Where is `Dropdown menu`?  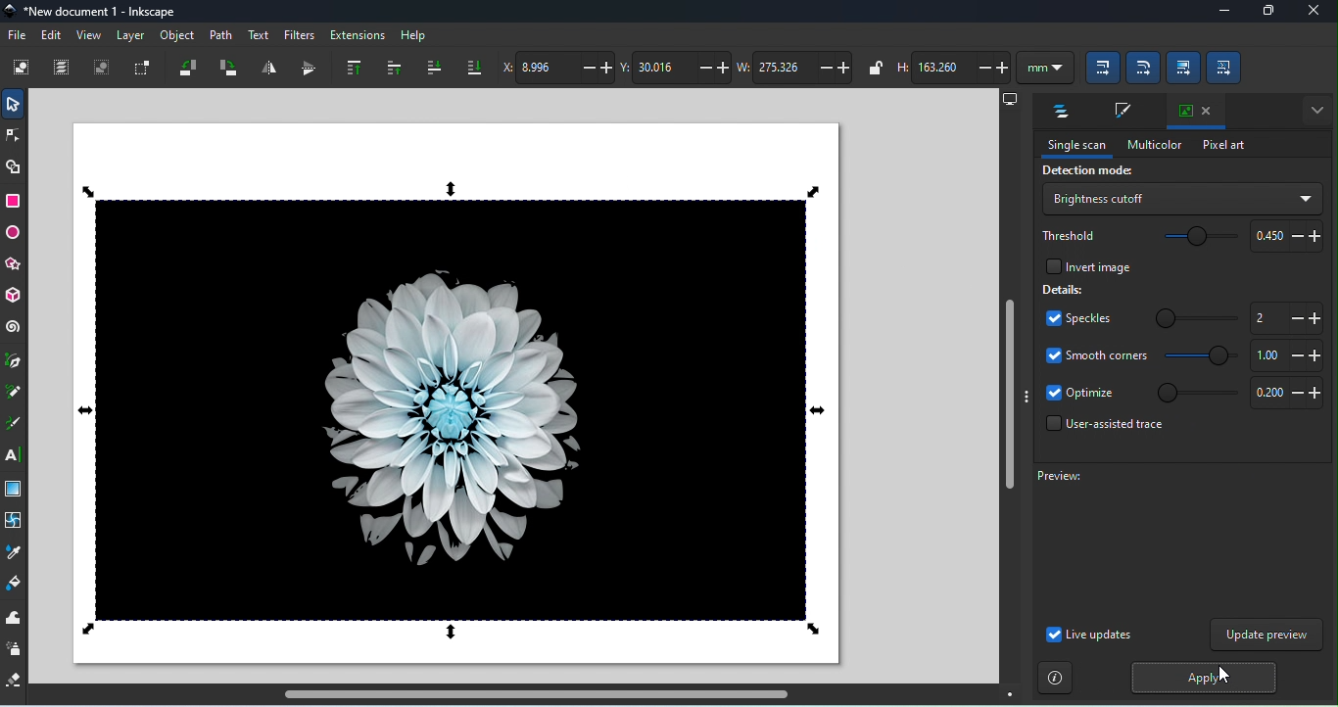 Dropdown menu is located at coordinates (1180, 198).